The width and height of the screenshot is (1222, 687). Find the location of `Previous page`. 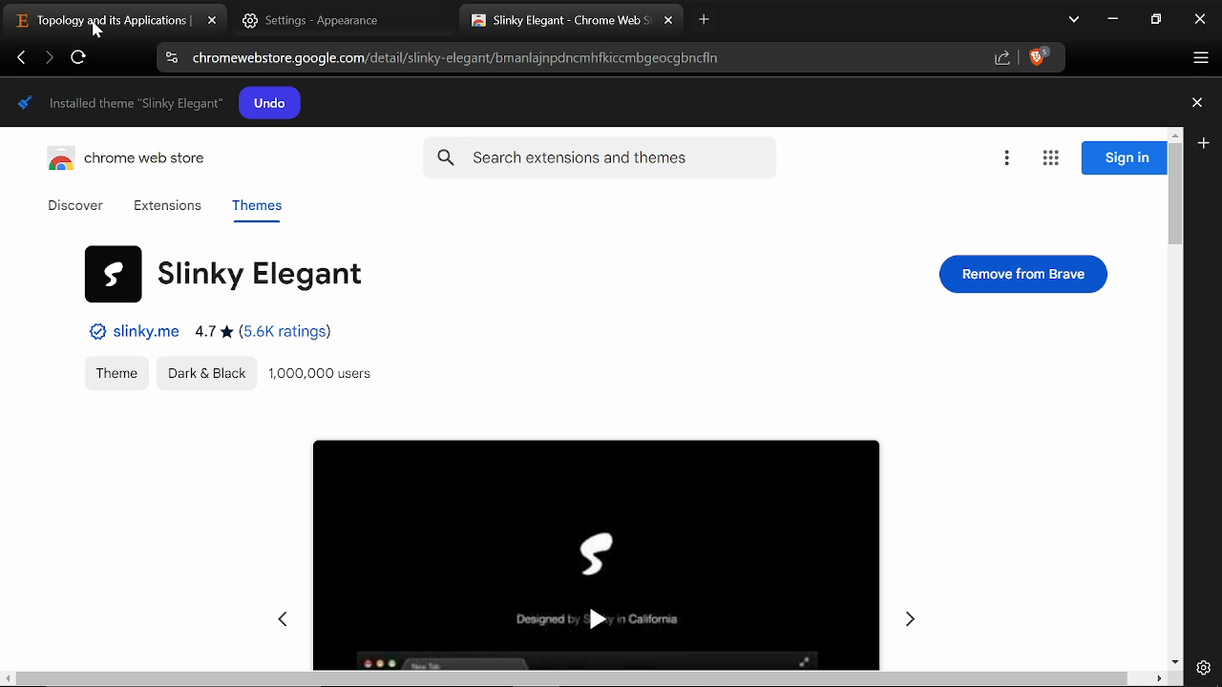

Previous page is located at coordinates (21, 59).